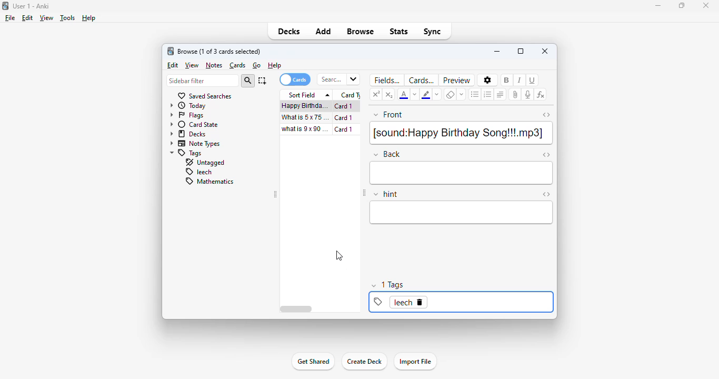 The height and width of the screenshot is (379, 719). I want to click on toggle HTML editor, so click(546, 194).